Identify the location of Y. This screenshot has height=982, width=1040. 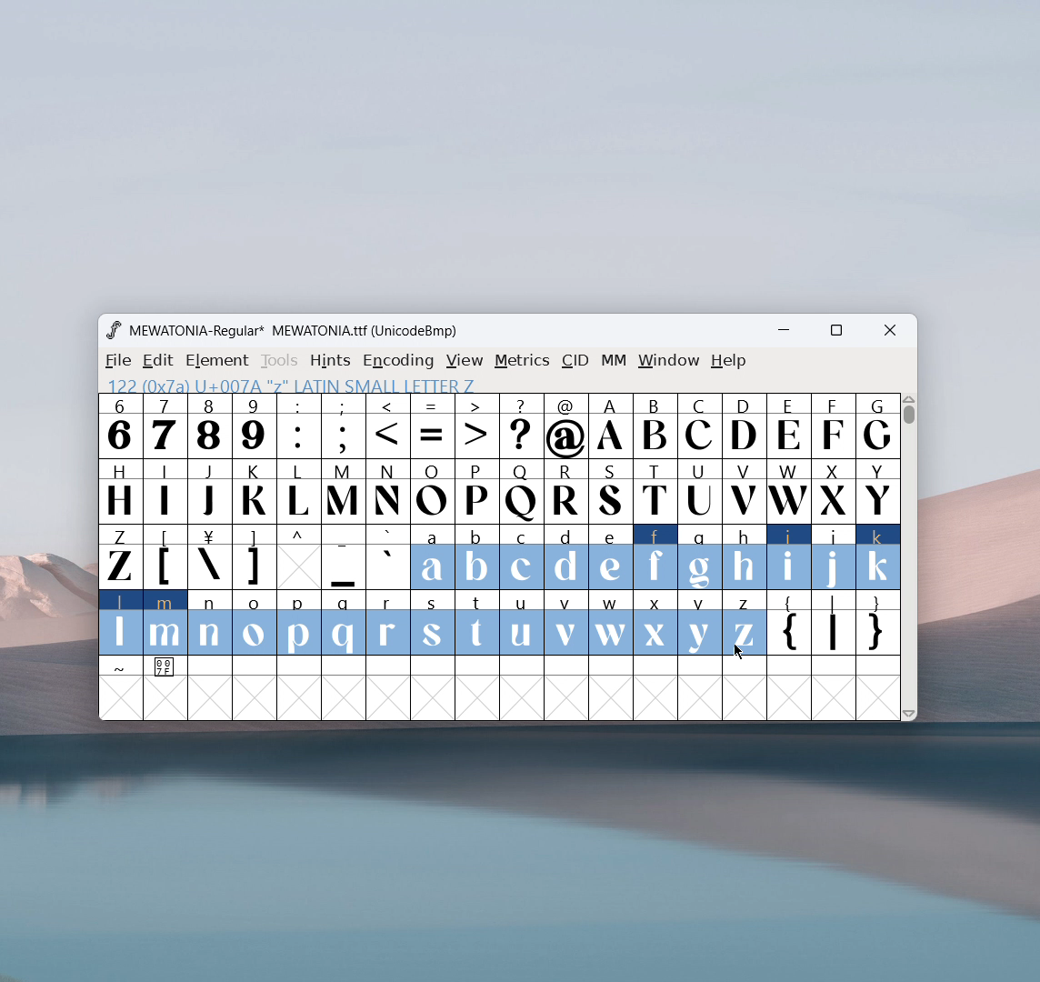
(878, 490).